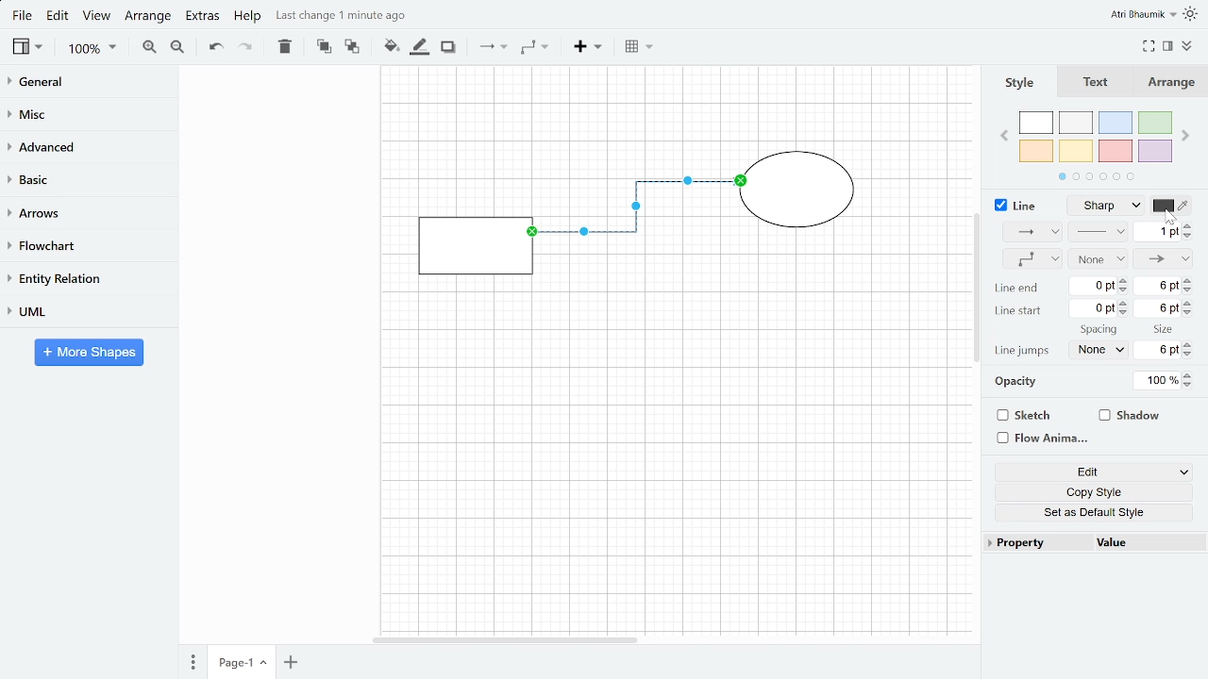 The width and height of the screenshot is (1208, 679). What do you see at coordinates (1158, 308) in the screenshot?
I see `Current line start size` at bounding box center [1158, 308].